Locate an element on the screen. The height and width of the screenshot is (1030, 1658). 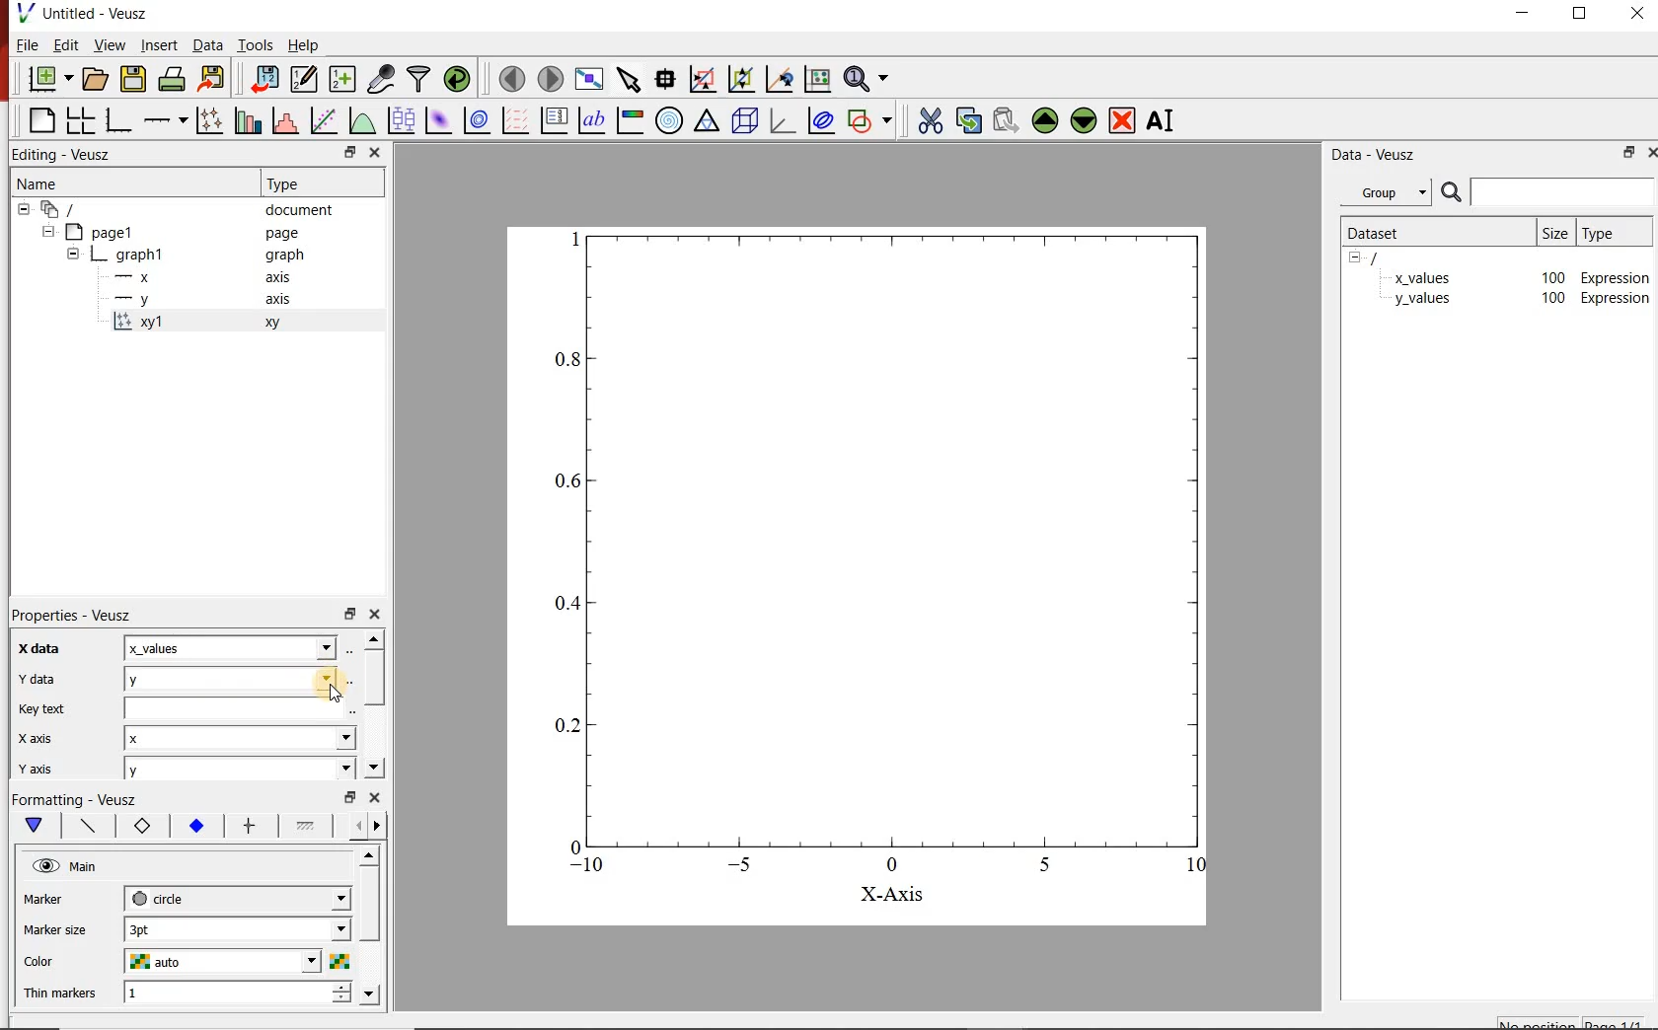
click to reset graph axes is located at coordinates (816, 80).